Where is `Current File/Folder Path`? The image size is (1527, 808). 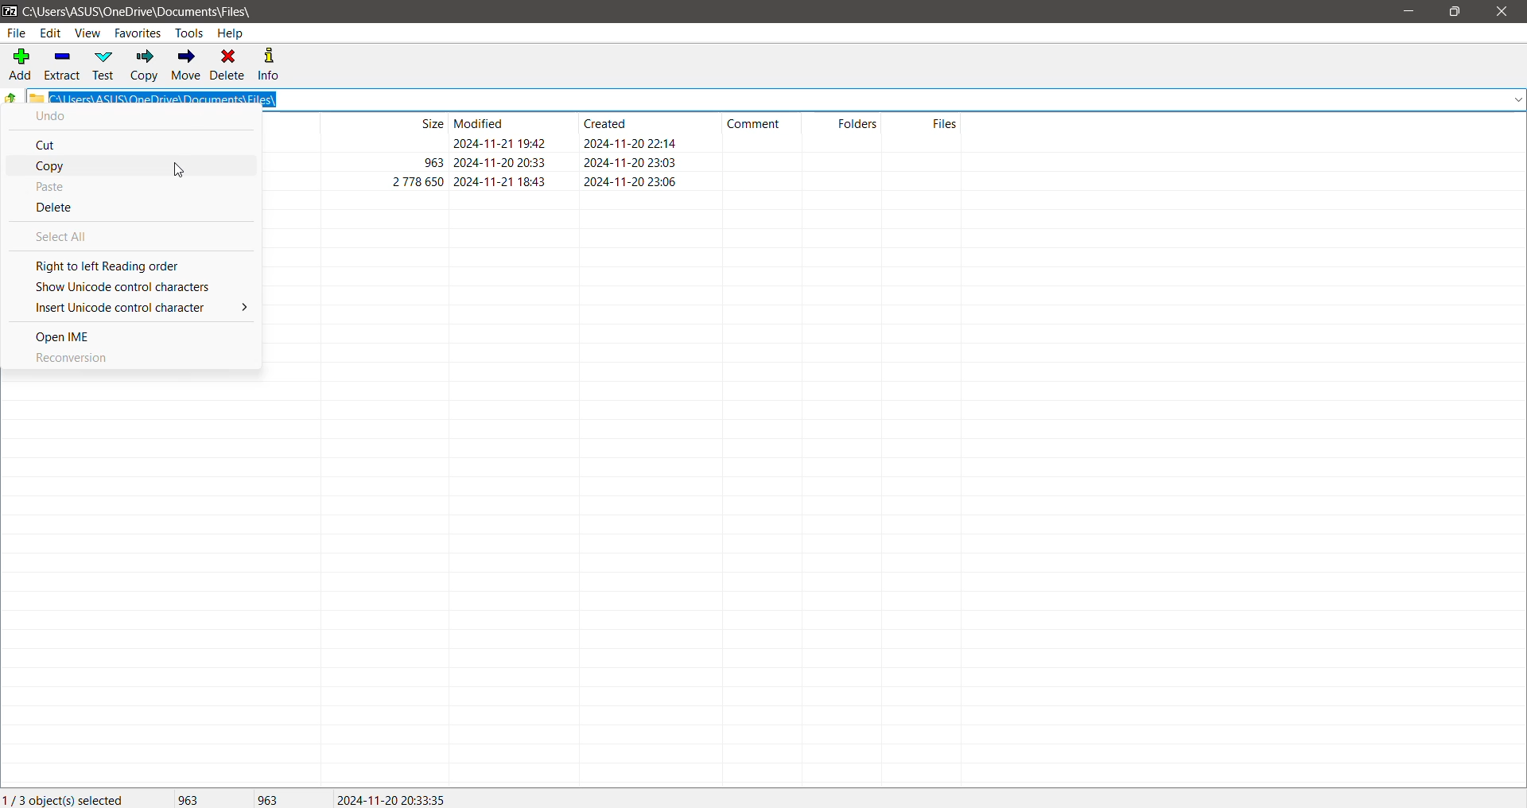 Current File/Folder Path is located at coordinates (775, 97).